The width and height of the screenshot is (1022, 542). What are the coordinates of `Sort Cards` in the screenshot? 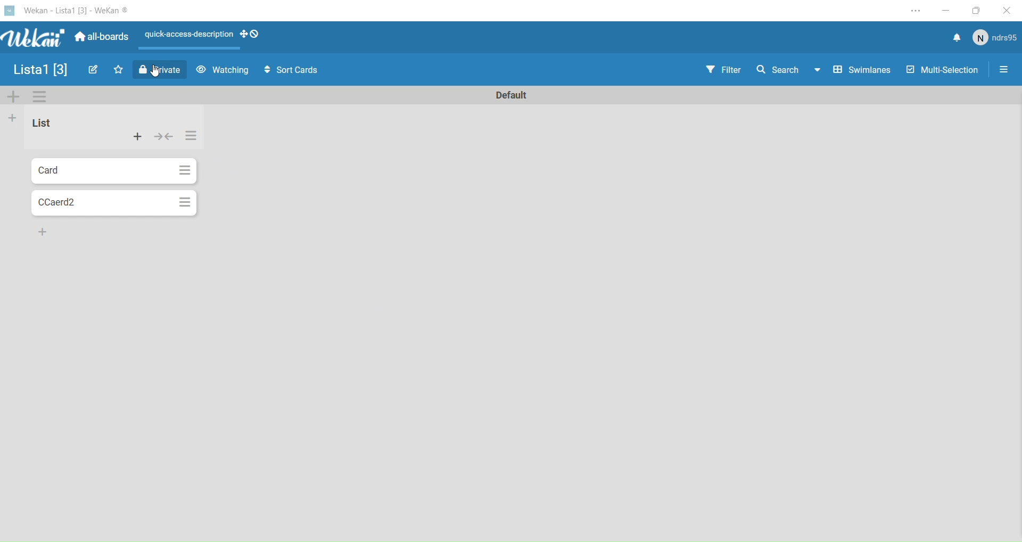 It's located at (289, 71).